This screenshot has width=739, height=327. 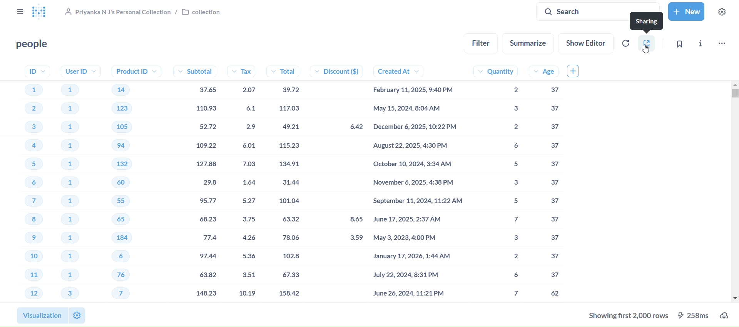 What do you see at coordinates (598, 12) in the screenshot?
I see `search` at bounding box center [598, 12].